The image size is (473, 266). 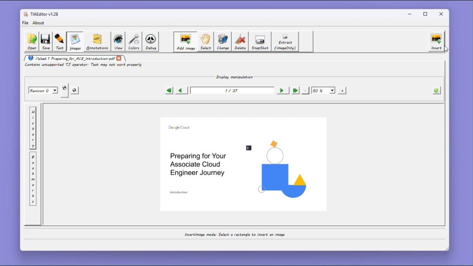 I want to click on Extract (image only), so click(x=286, y=42).